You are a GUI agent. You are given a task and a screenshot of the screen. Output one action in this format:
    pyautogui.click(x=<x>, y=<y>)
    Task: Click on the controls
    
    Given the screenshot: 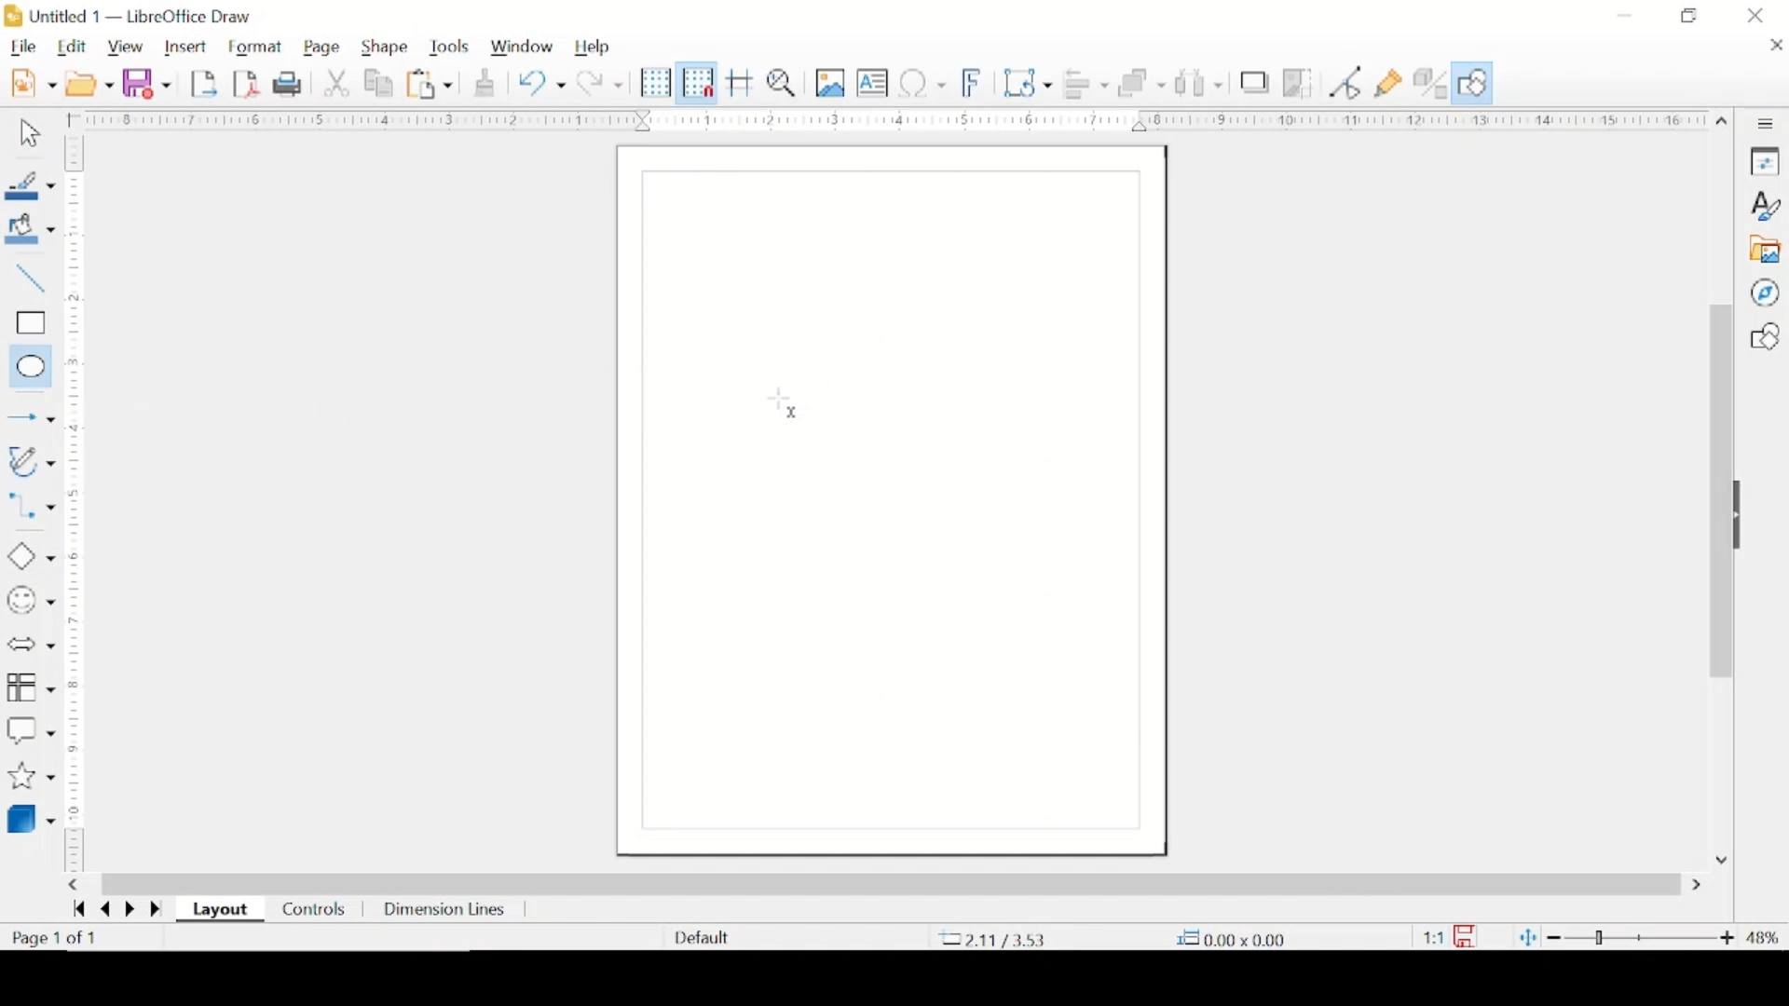 What is the action you would take?
    pyautogui.click(x=315, y=908)
    